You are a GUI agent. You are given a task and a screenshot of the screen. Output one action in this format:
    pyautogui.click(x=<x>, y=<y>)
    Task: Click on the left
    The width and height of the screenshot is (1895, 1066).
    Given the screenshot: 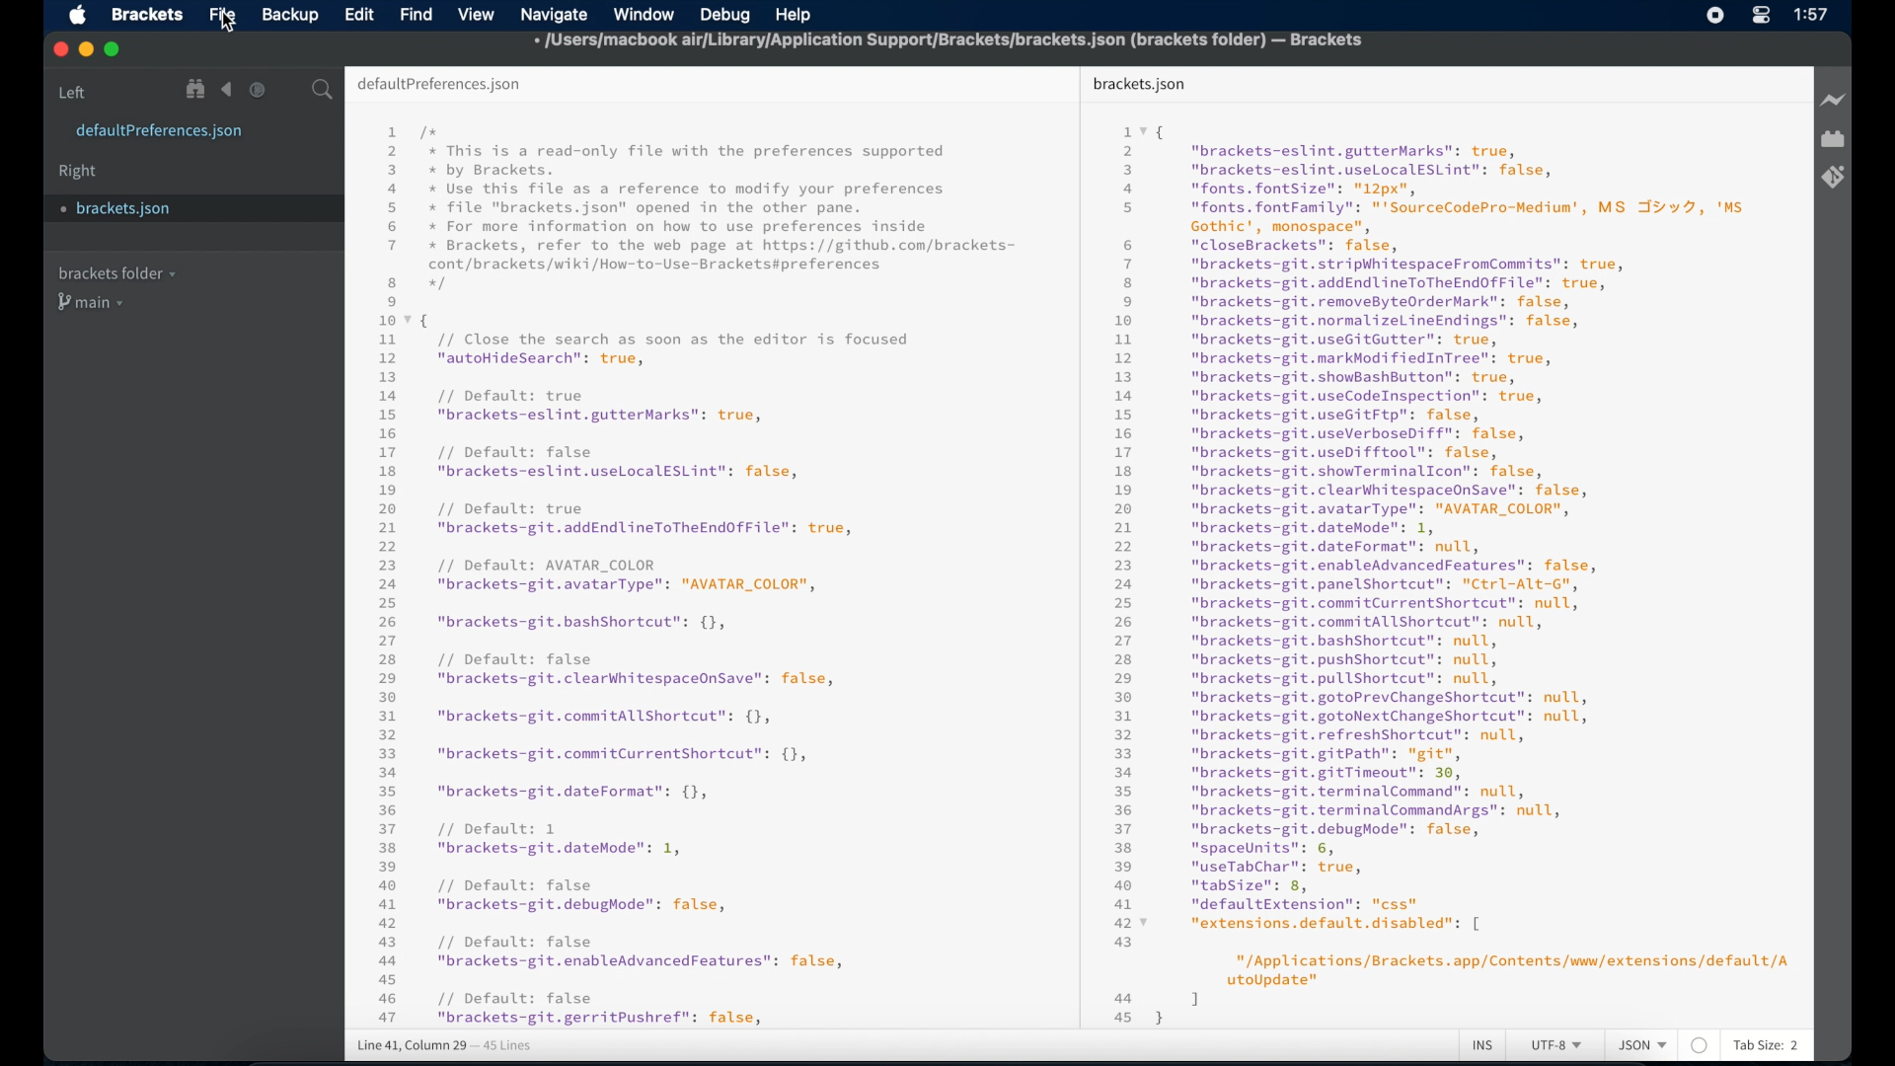 What is the action you would take?
    pyautogui.click(x=73, y=92)
    